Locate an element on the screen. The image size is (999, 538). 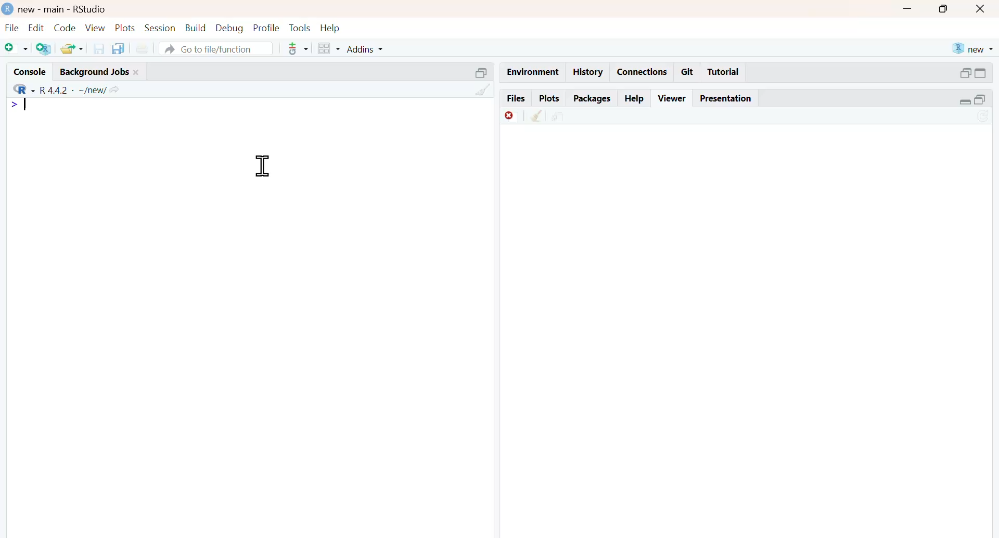
history is located at coordinates (588, 72).